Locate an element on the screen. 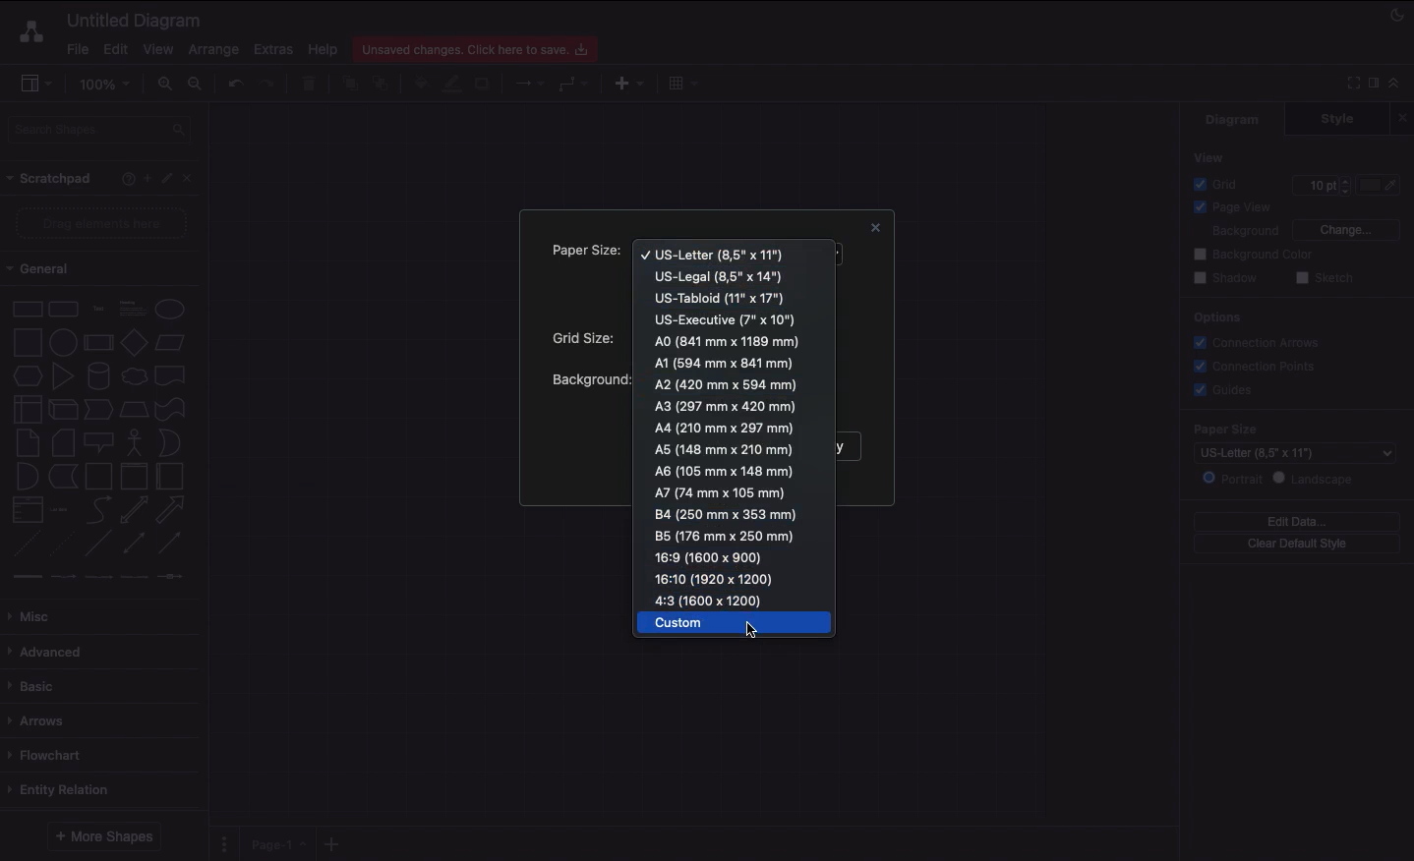  100% is located at coordinates (107, 85).